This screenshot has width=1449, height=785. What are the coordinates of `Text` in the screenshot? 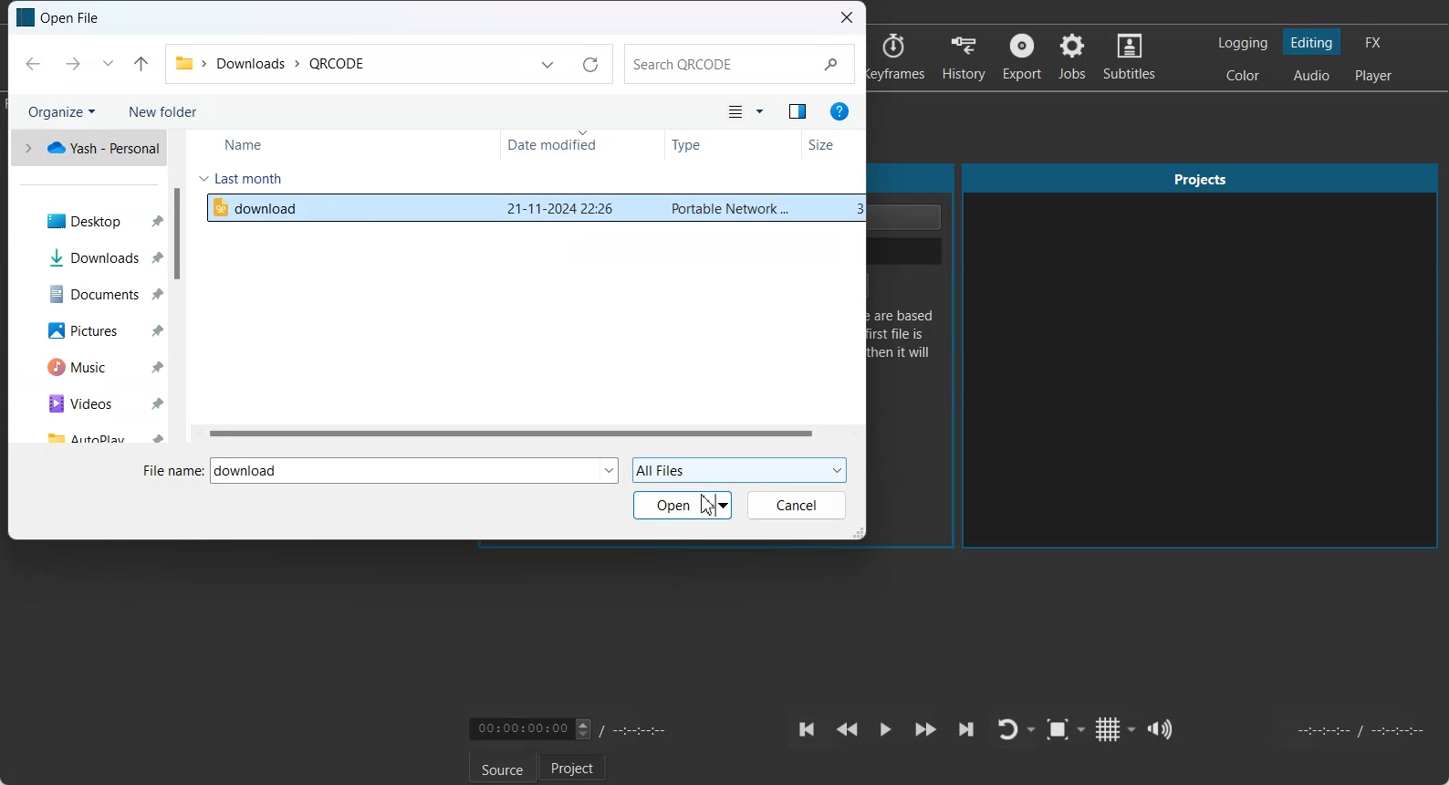 It's located at (904, 343).